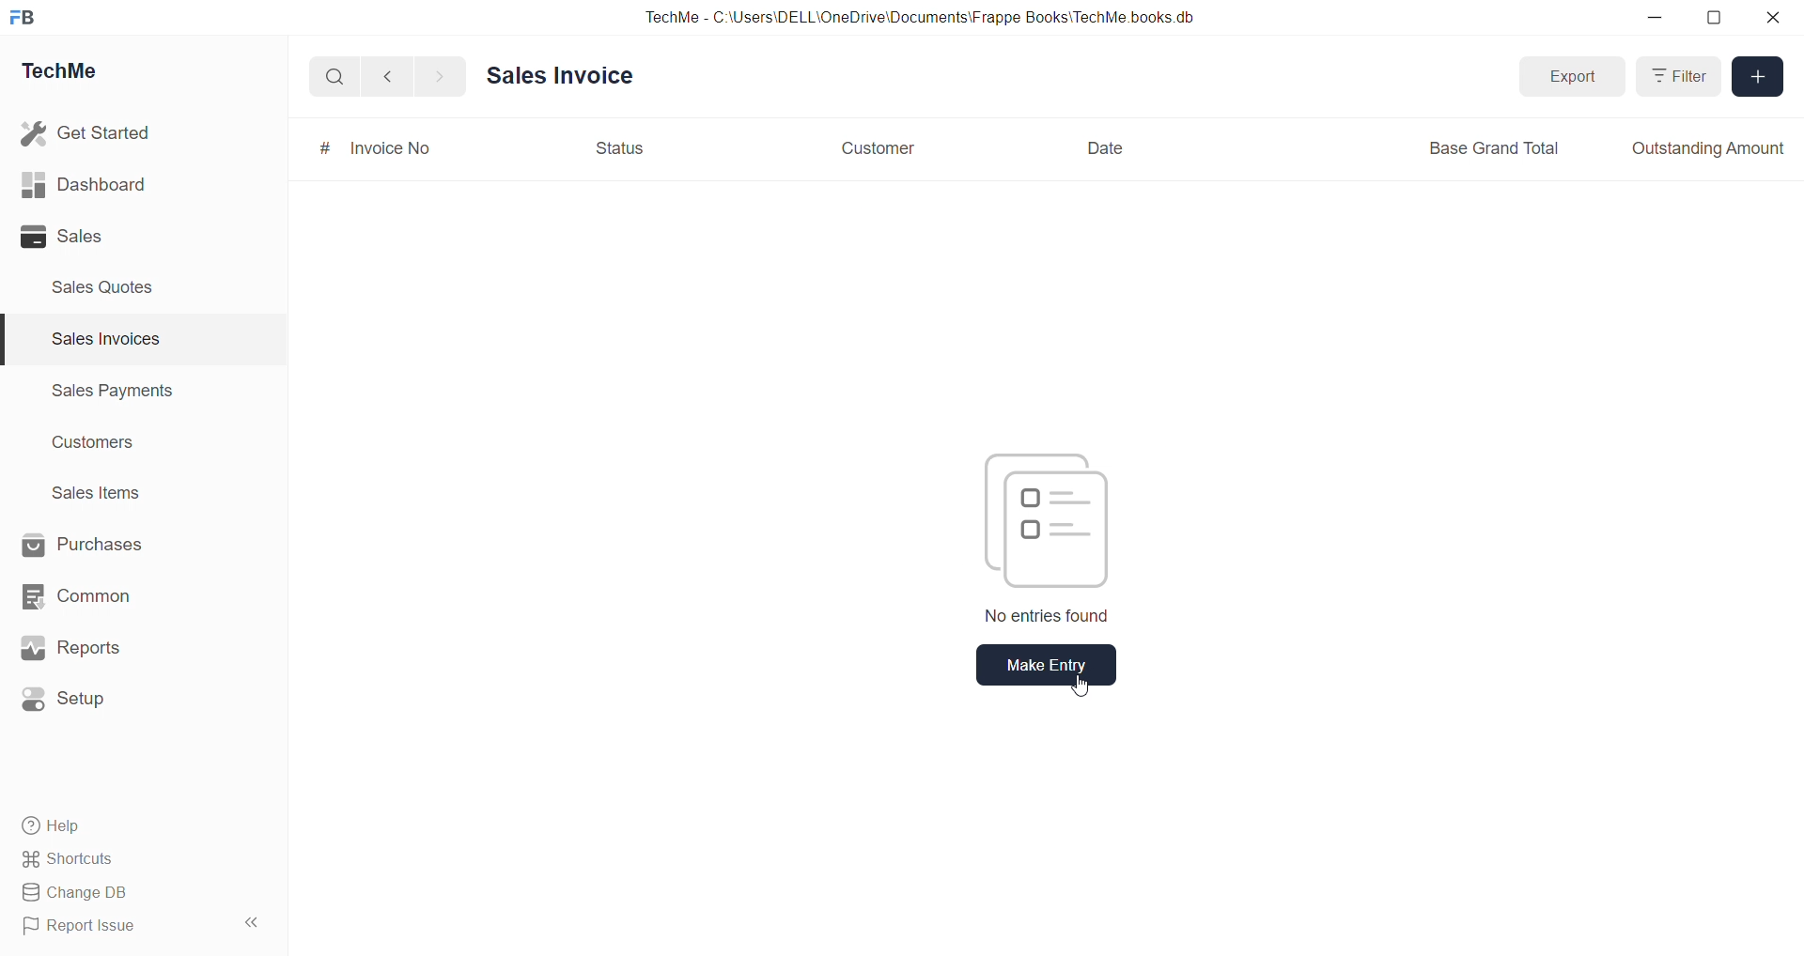  What do you see at coordinates (1711, 146) in the screenshot?
I see `Outstanding Amount` at bounding box center [1711, 146].